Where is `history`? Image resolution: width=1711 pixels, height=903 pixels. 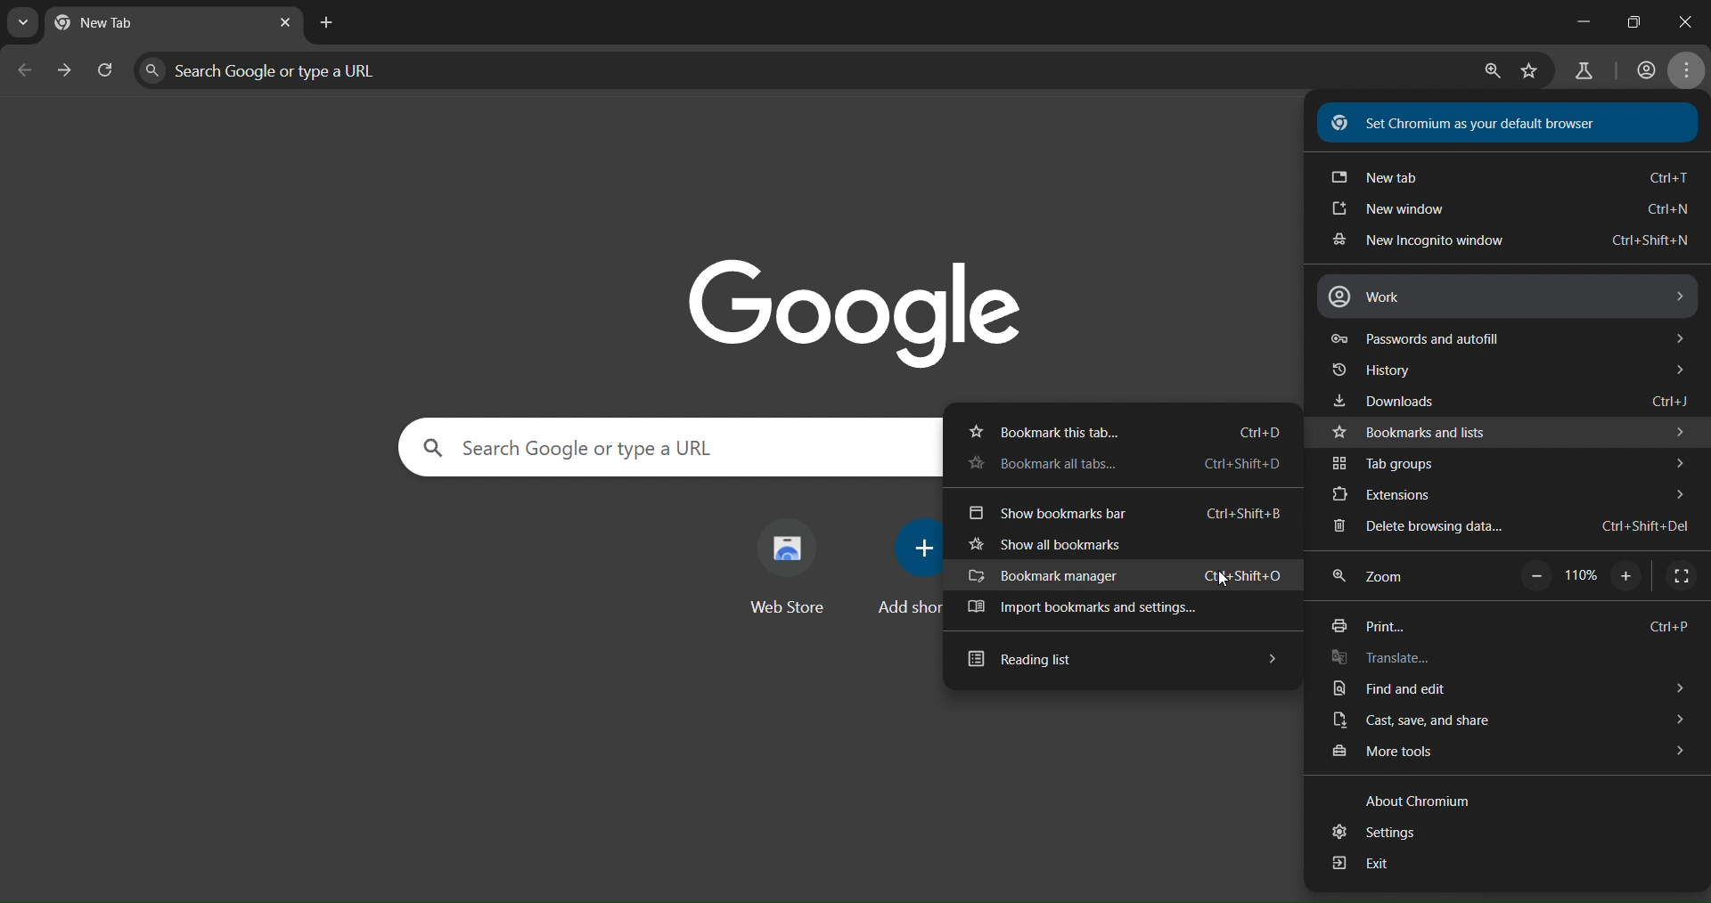
history is located at coordinates (1518, 371).